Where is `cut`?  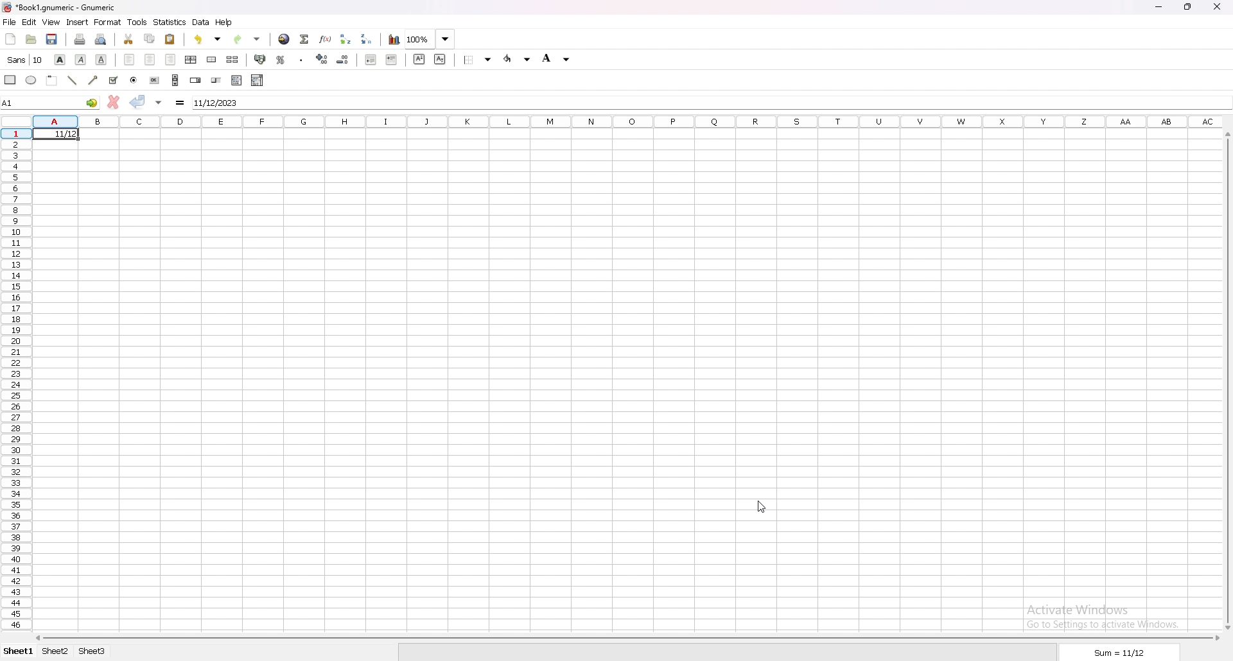
cut is located at coordinates (128, 39).